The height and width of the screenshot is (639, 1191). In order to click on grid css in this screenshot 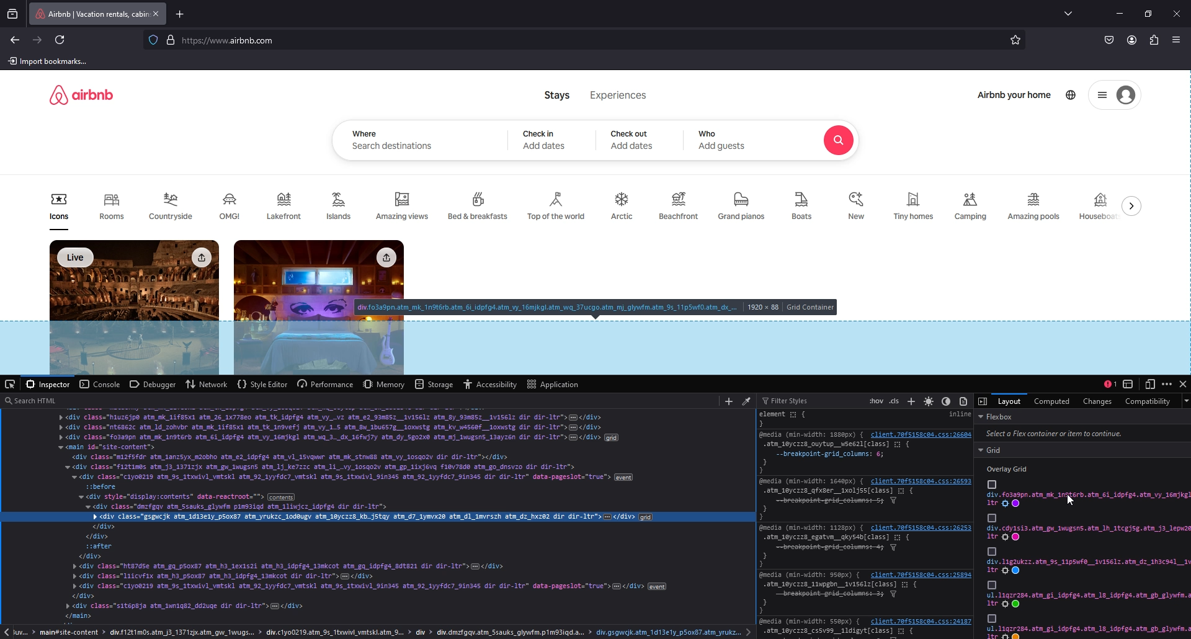, I will do `click(1087, 500)`.